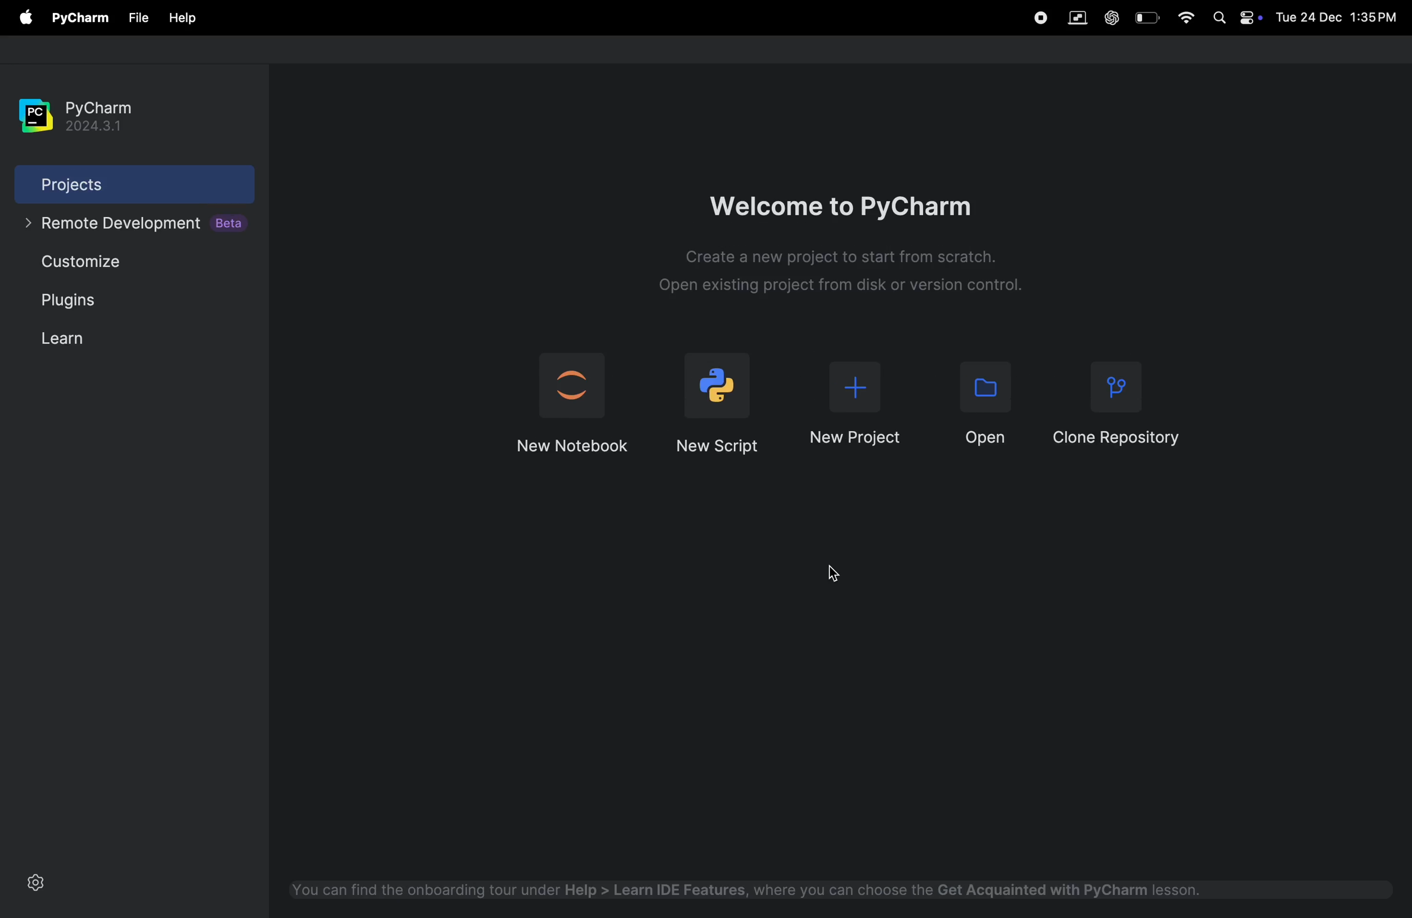 The height and width of the screenshot is (918, 1412). What do you see at coordinates (832, 571) in the screenshot?
I see `cursor` at bounding box center [832, 571].